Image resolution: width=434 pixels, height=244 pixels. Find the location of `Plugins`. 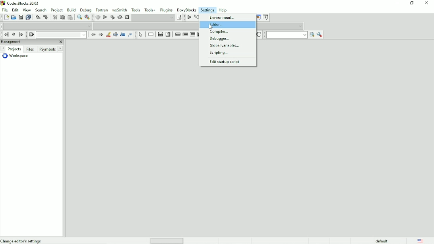

Plugins is located at coordinates (167, 10).